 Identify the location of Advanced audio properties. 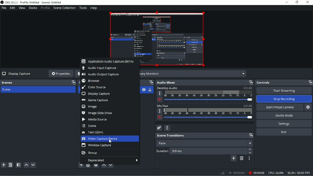
(159, 128).